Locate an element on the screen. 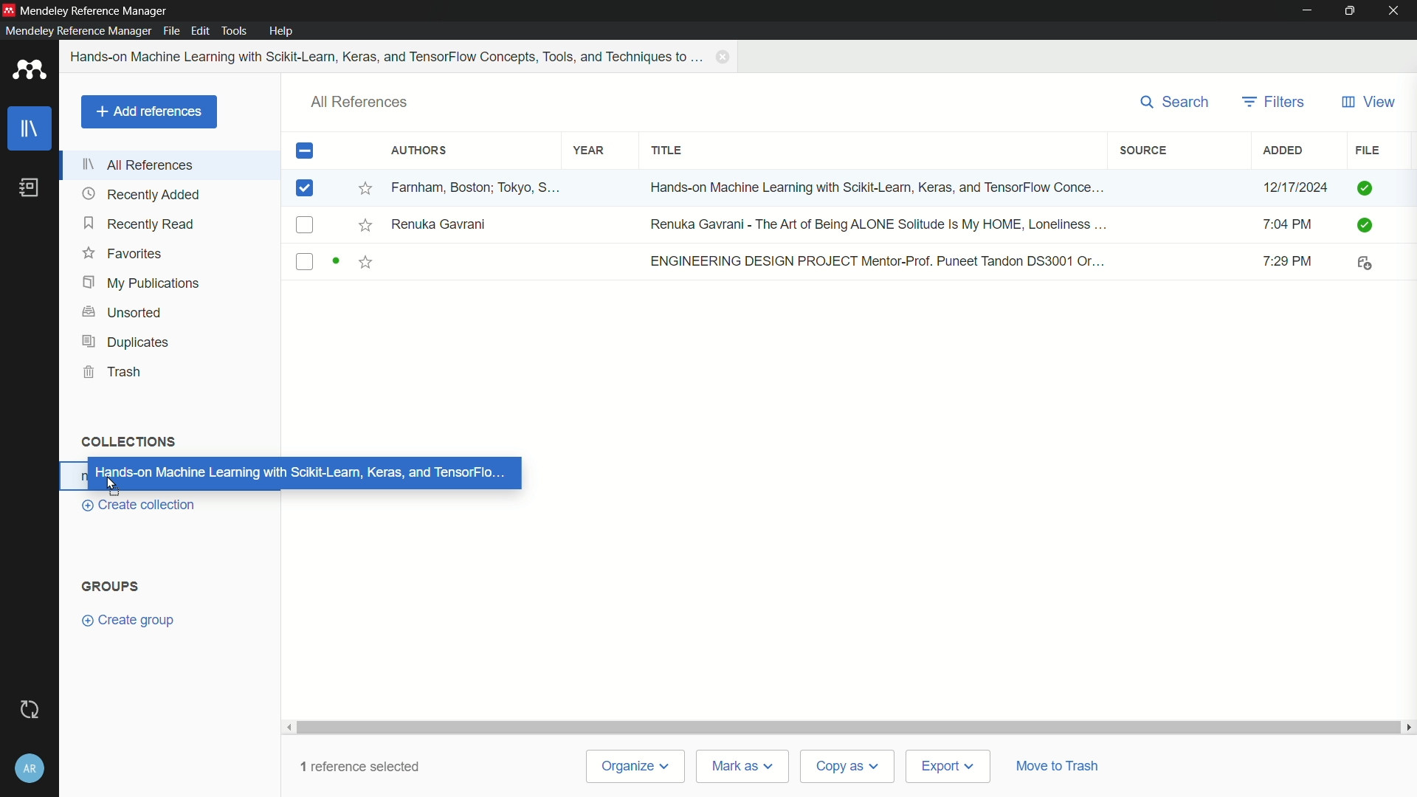 This screenshot has width=1417, height=797. move to trash is located at coordinates (1055, 764).